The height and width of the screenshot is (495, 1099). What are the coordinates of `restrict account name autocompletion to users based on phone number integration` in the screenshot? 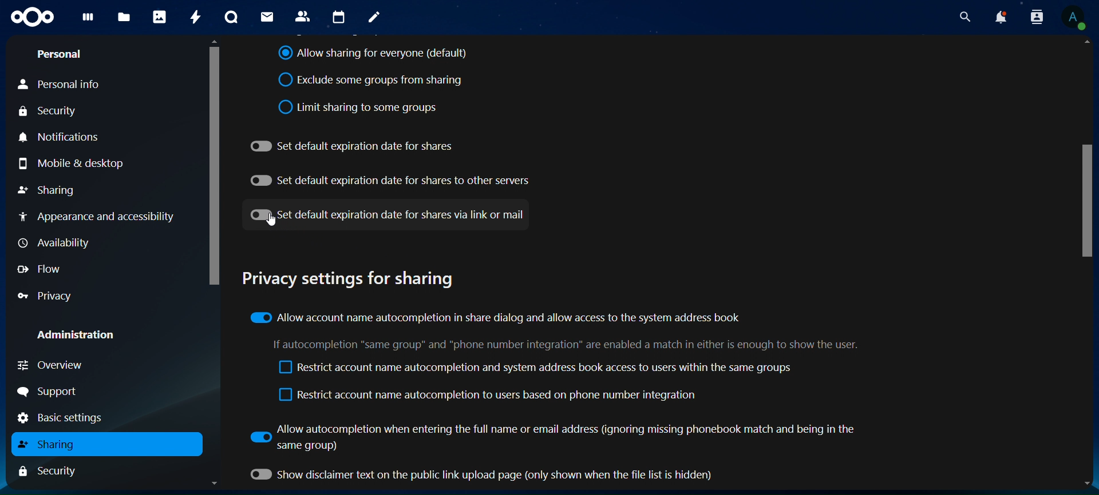 It's located at (490, 396).